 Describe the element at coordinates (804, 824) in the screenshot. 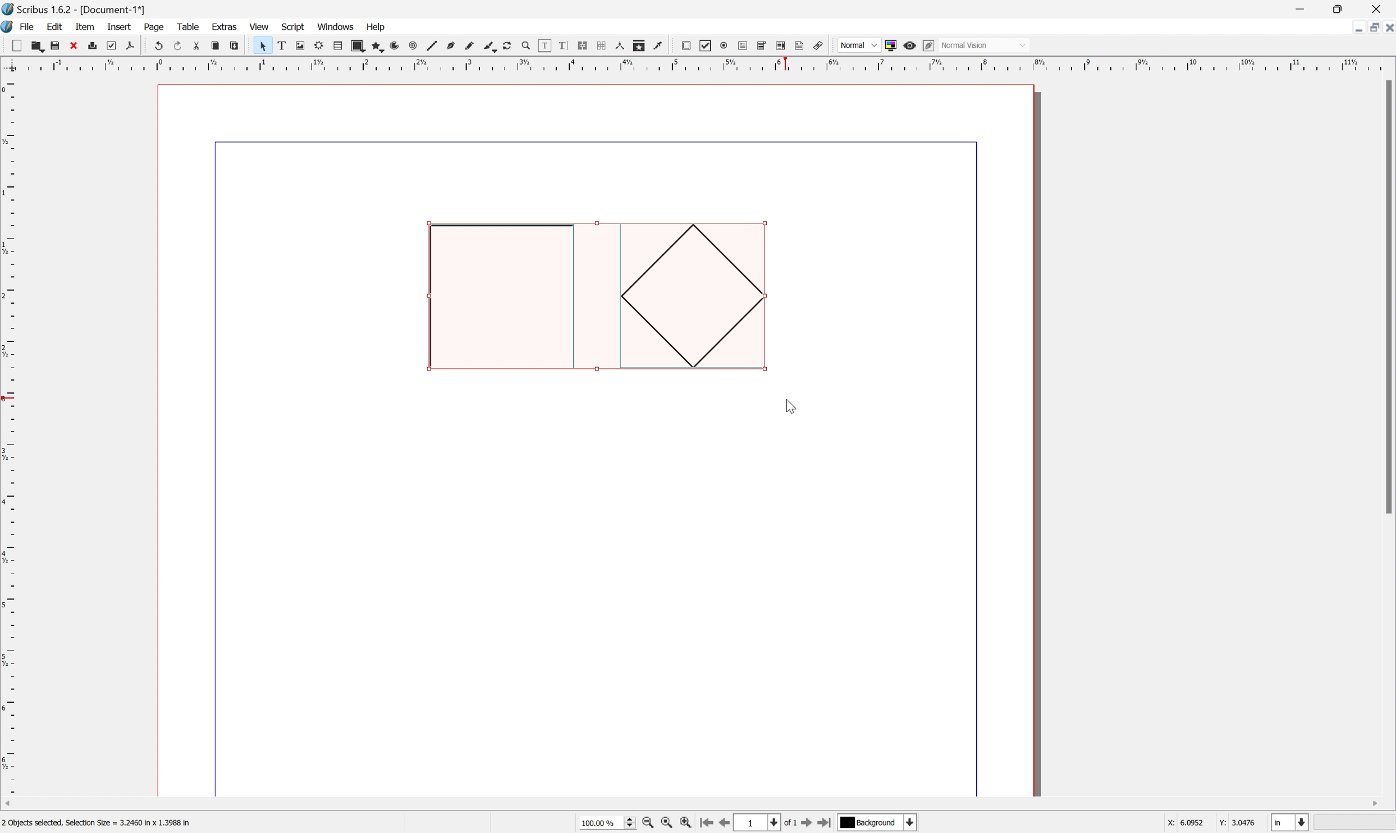

I see `Go to next page` at that location.